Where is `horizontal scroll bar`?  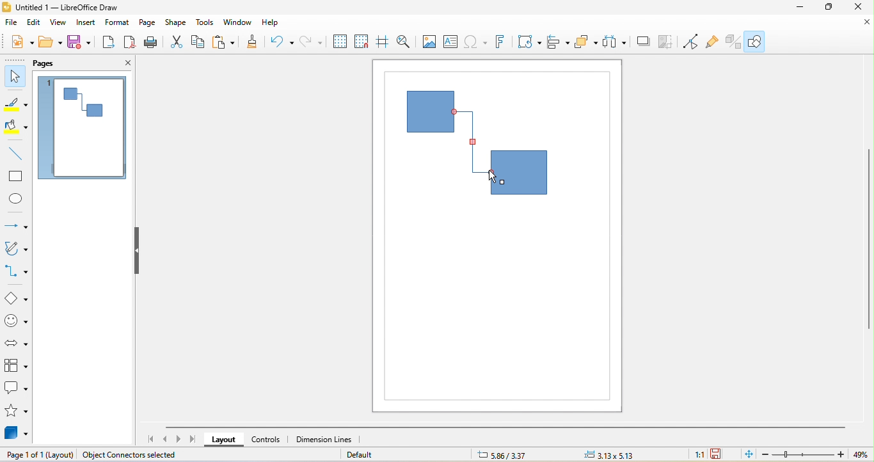 horizontal scroll bar is located at coordinates (504, 429).